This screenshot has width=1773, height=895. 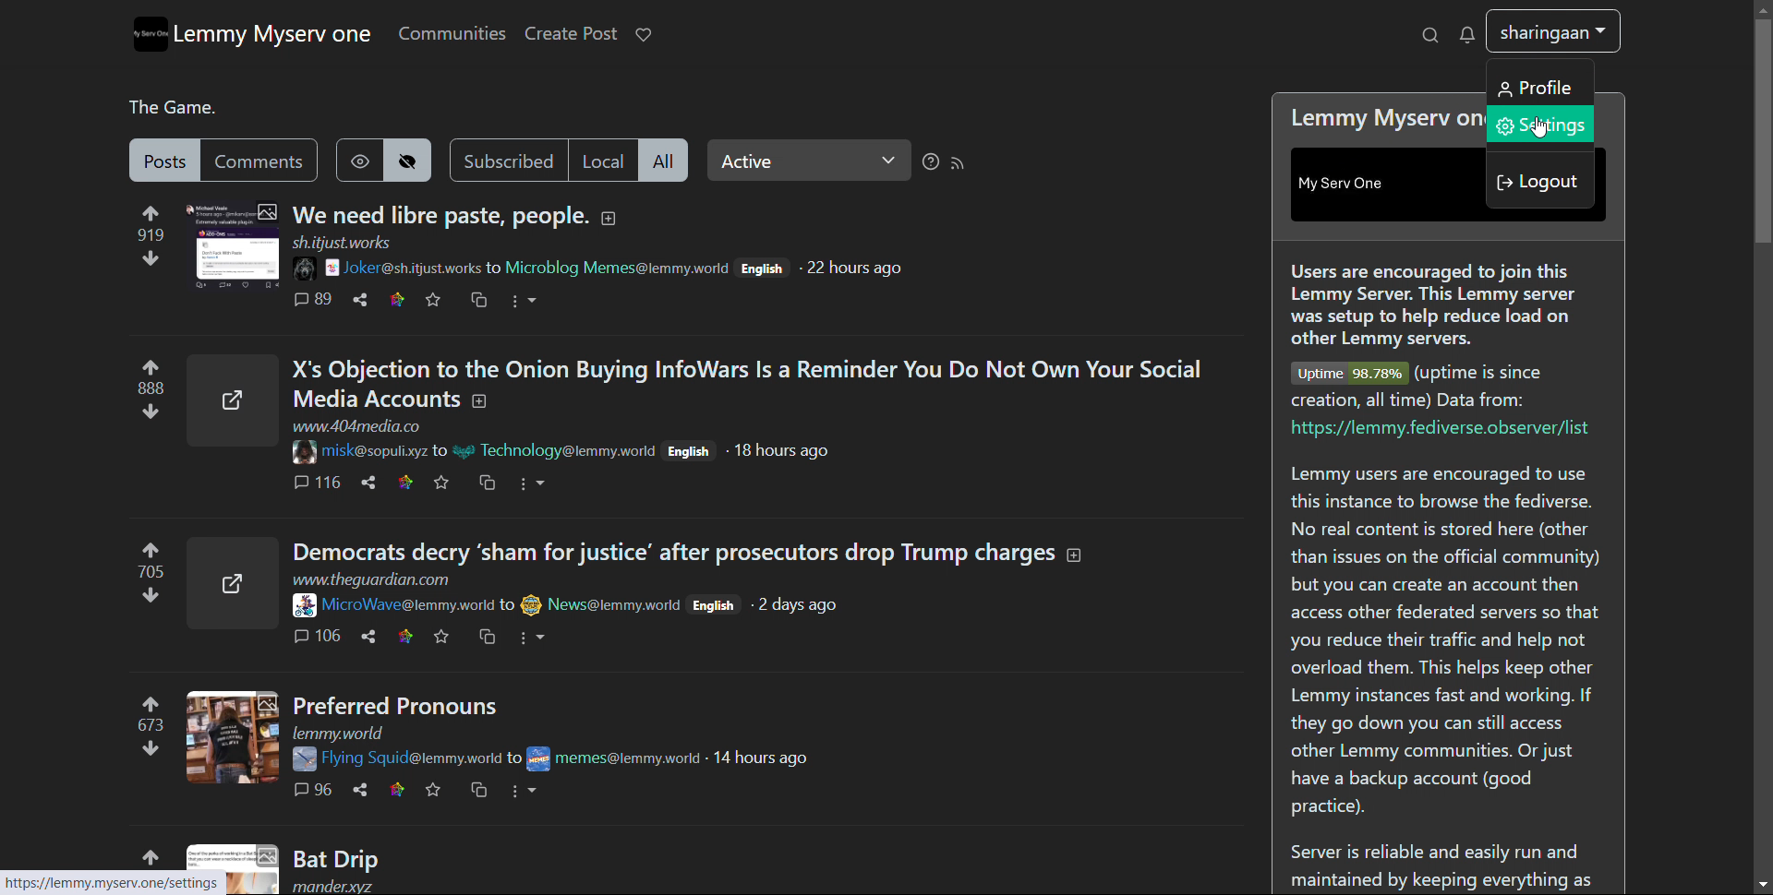 What do you see at coordinates (508, 604) in the screenshot?
I see `to` at bounding box center [508, 604].